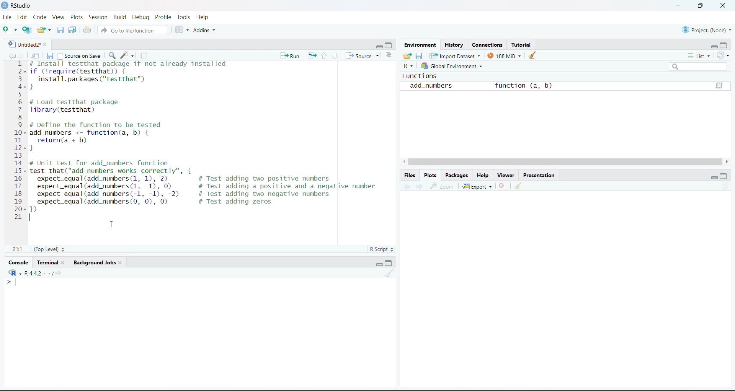  Describe the element at coordinates (532, 55) in the screenshot. I see `clear` at that location.